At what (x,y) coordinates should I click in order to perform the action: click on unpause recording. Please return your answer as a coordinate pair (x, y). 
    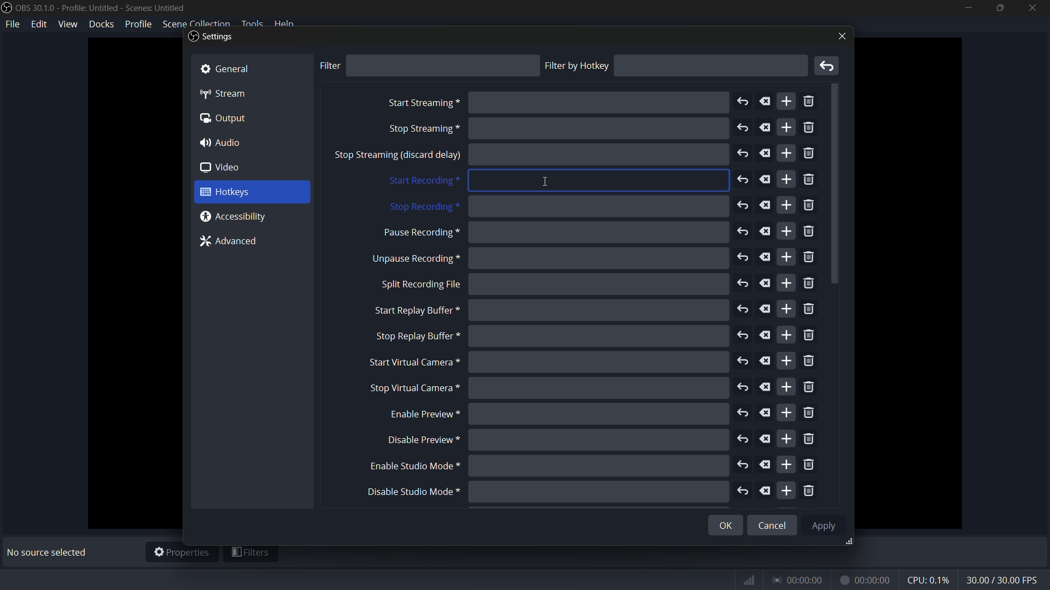
    Looking at the image, I should click on (415, 259).